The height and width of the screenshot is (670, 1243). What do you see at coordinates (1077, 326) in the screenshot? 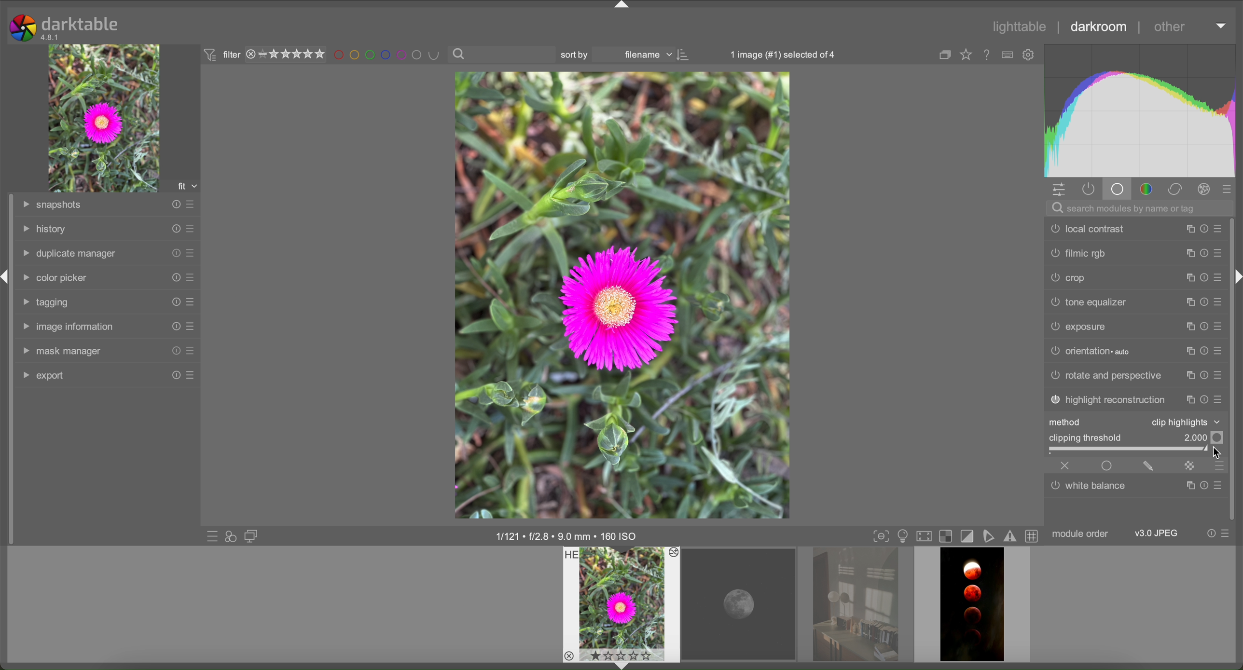
I see `exposure` at bounding box center [1077, 326].